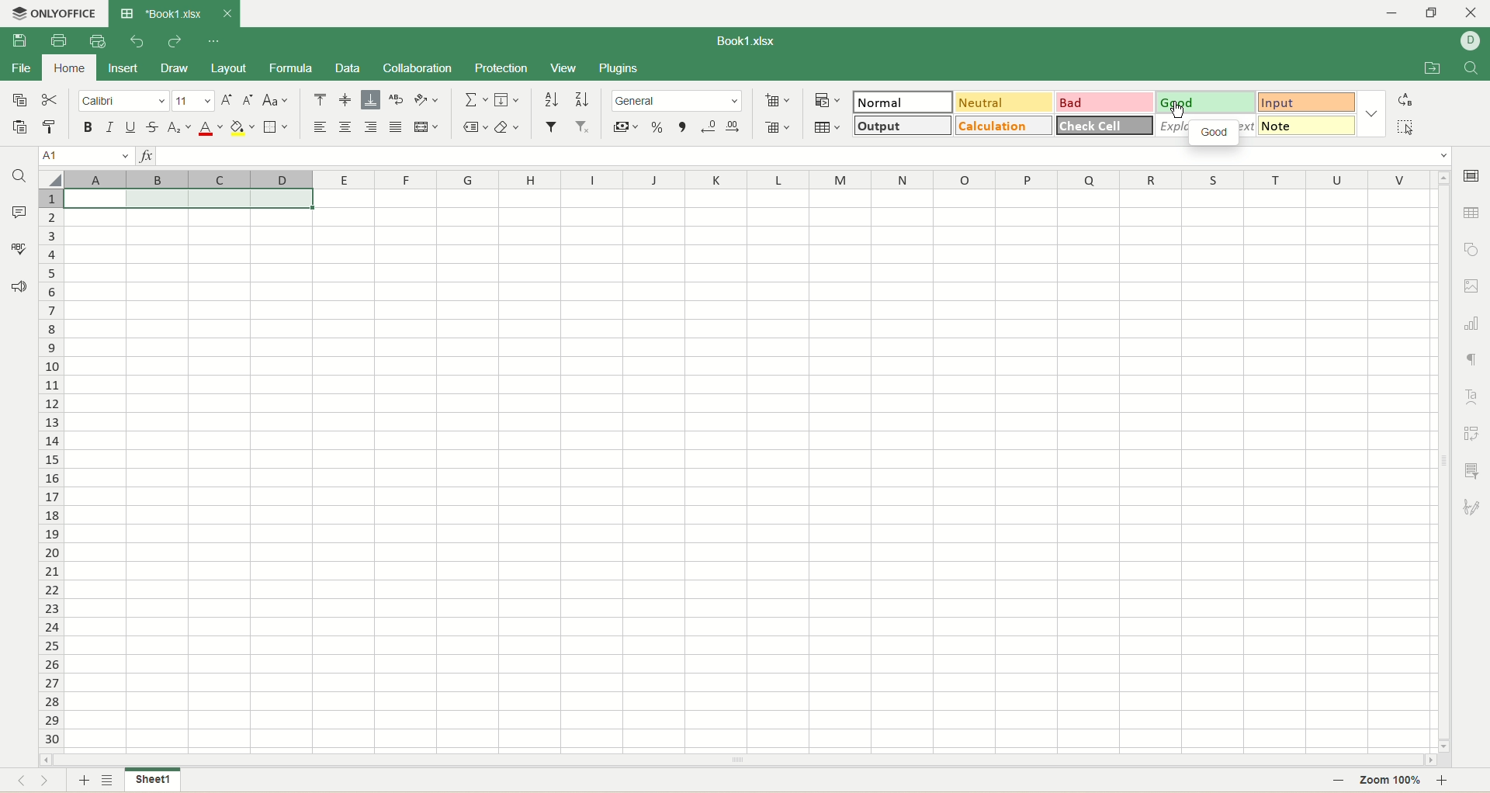 The height and width of the screenshot is (793, 1490). I want to click on draw, so click(173, 69).